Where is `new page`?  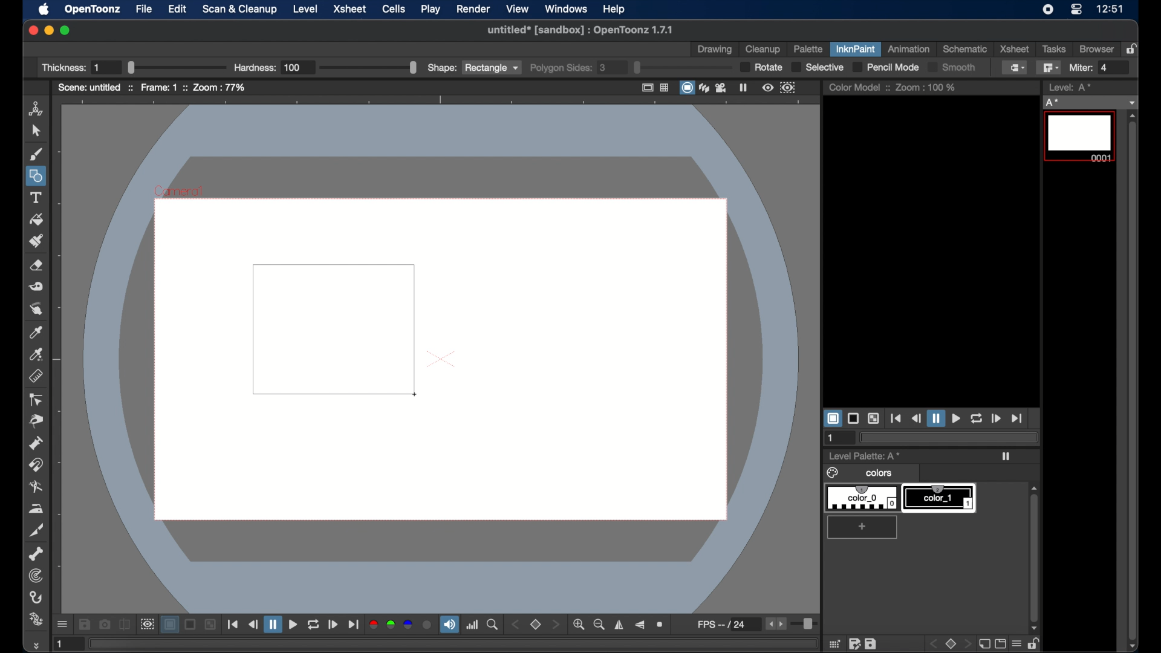 new page is located at coordinates (983, 643).